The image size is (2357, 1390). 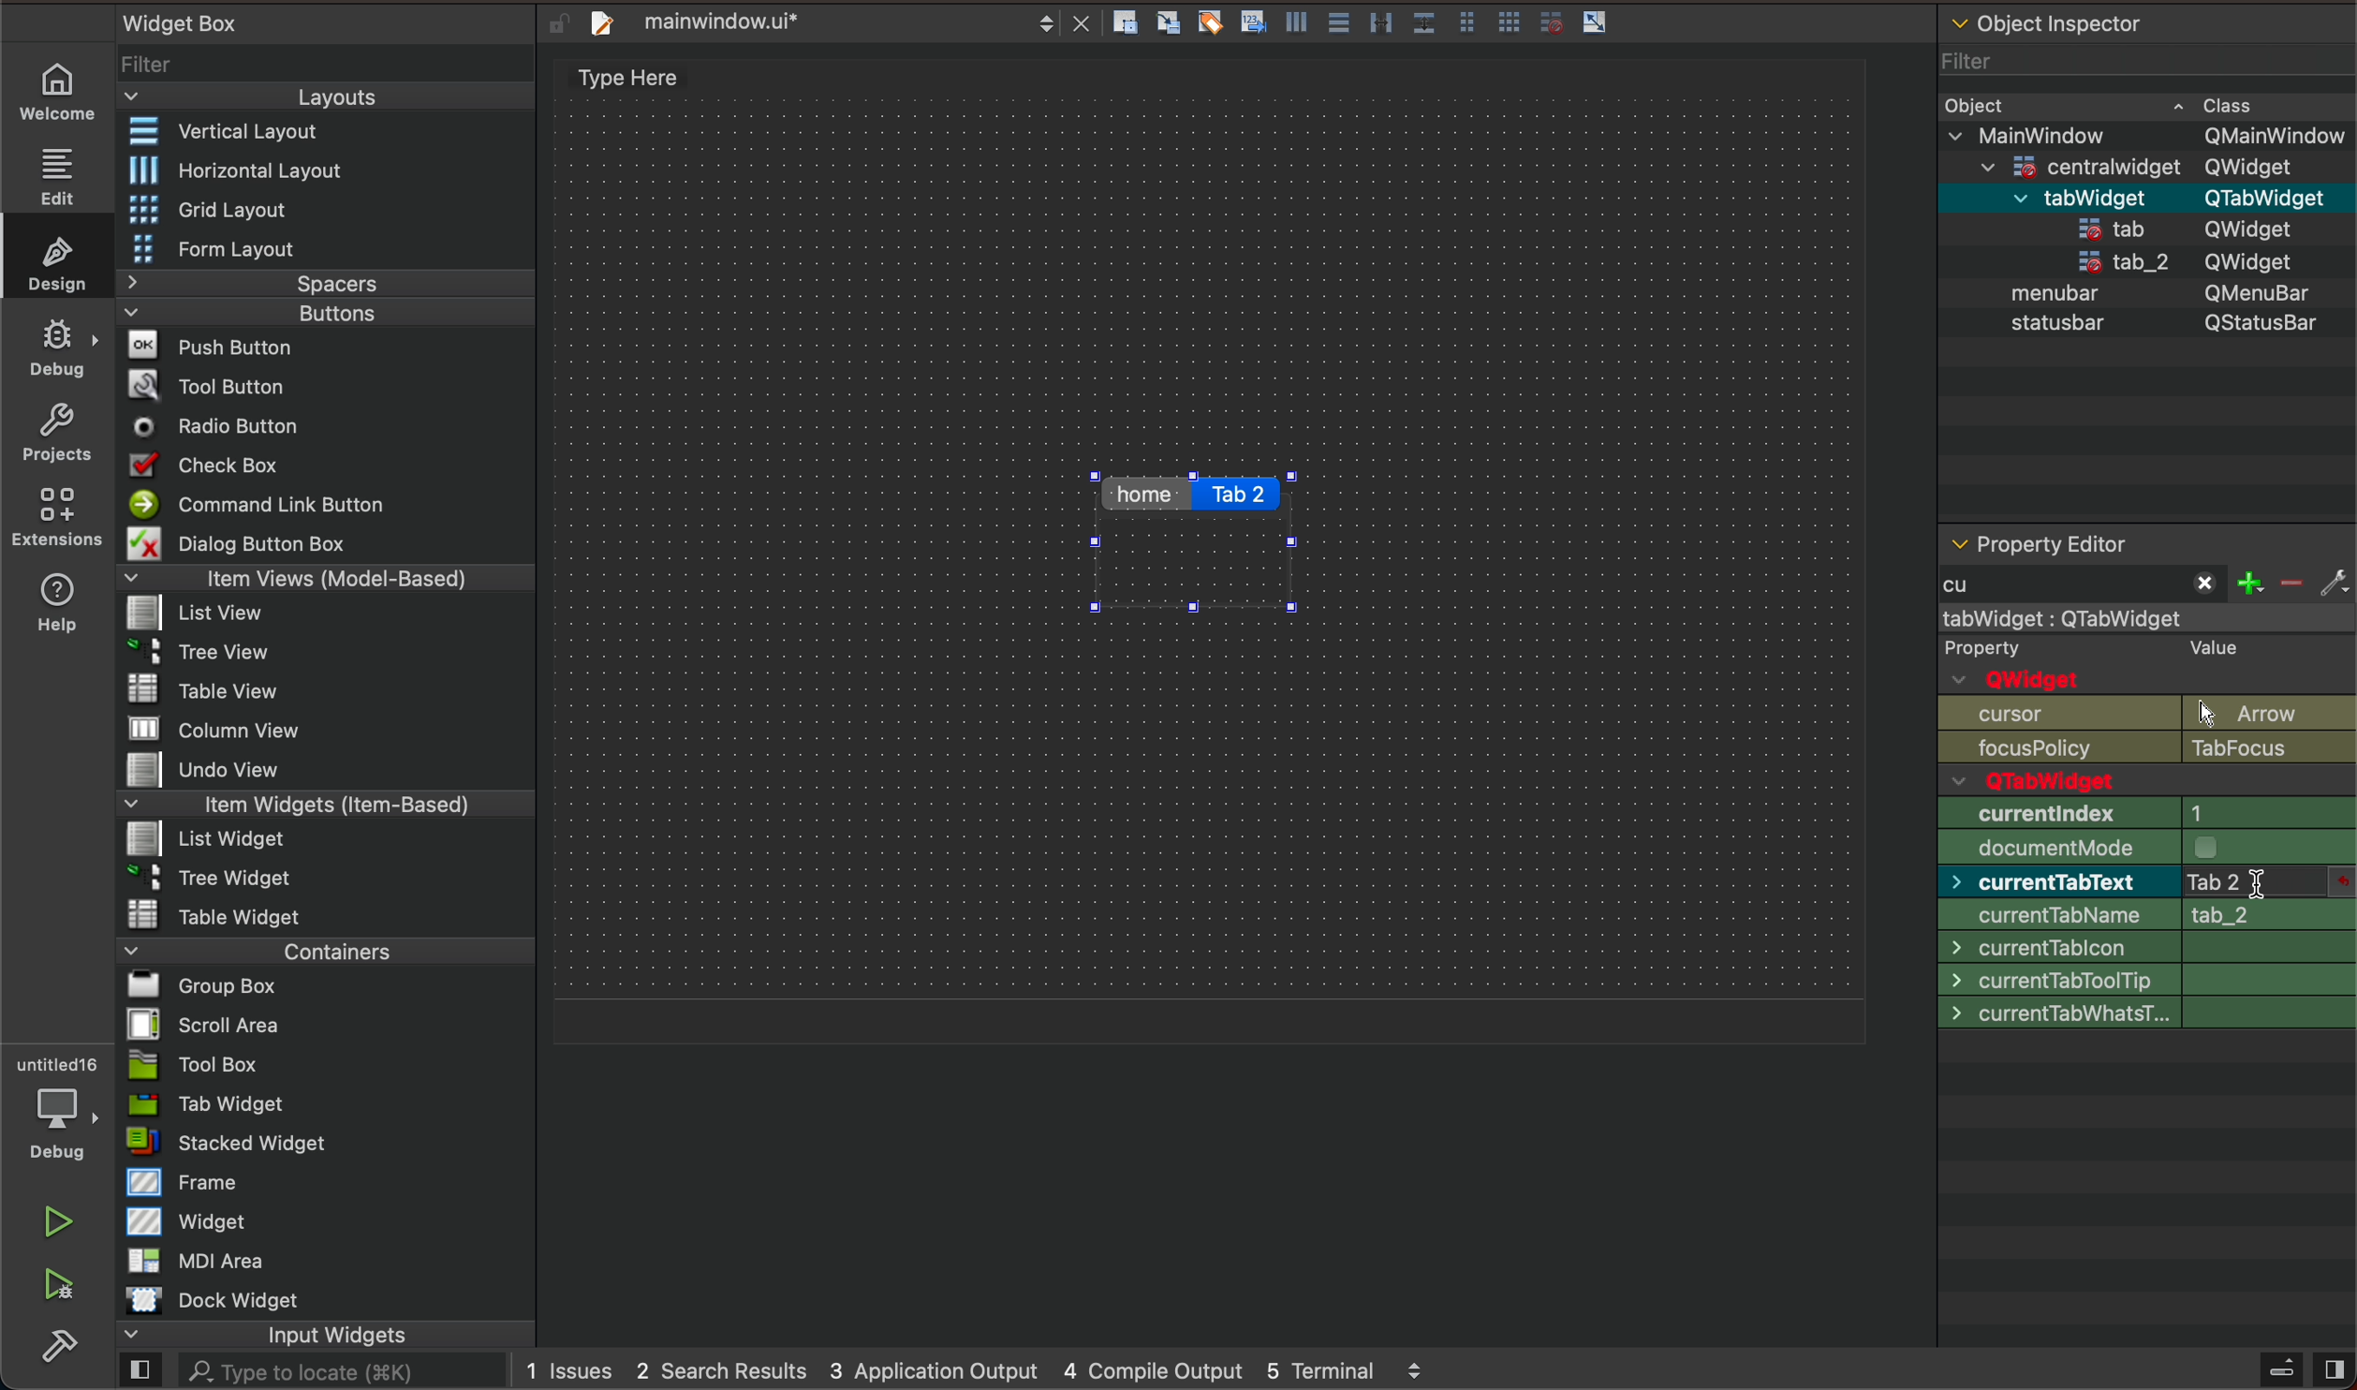 What do you see at coordinates (189, 1221) in the screenshot?
I see `Widget` at bounding box center [189, 1221].